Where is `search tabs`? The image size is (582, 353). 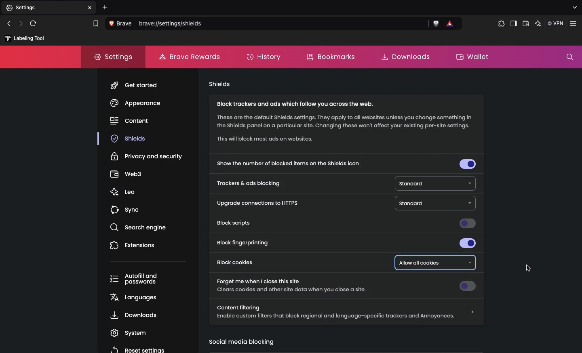 search tabs is located at coordinates (573, 8).